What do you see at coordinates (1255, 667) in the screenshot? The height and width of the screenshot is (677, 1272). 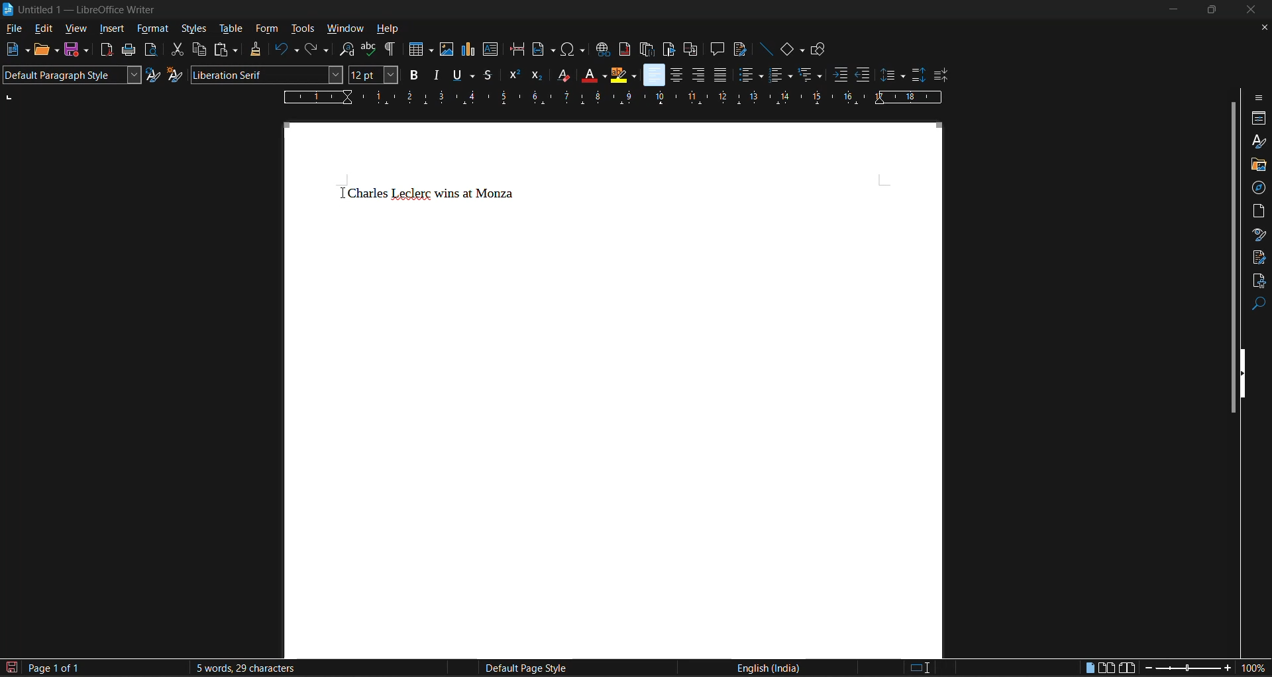 I see `zoom factor` at bounding box center [1255, 667].